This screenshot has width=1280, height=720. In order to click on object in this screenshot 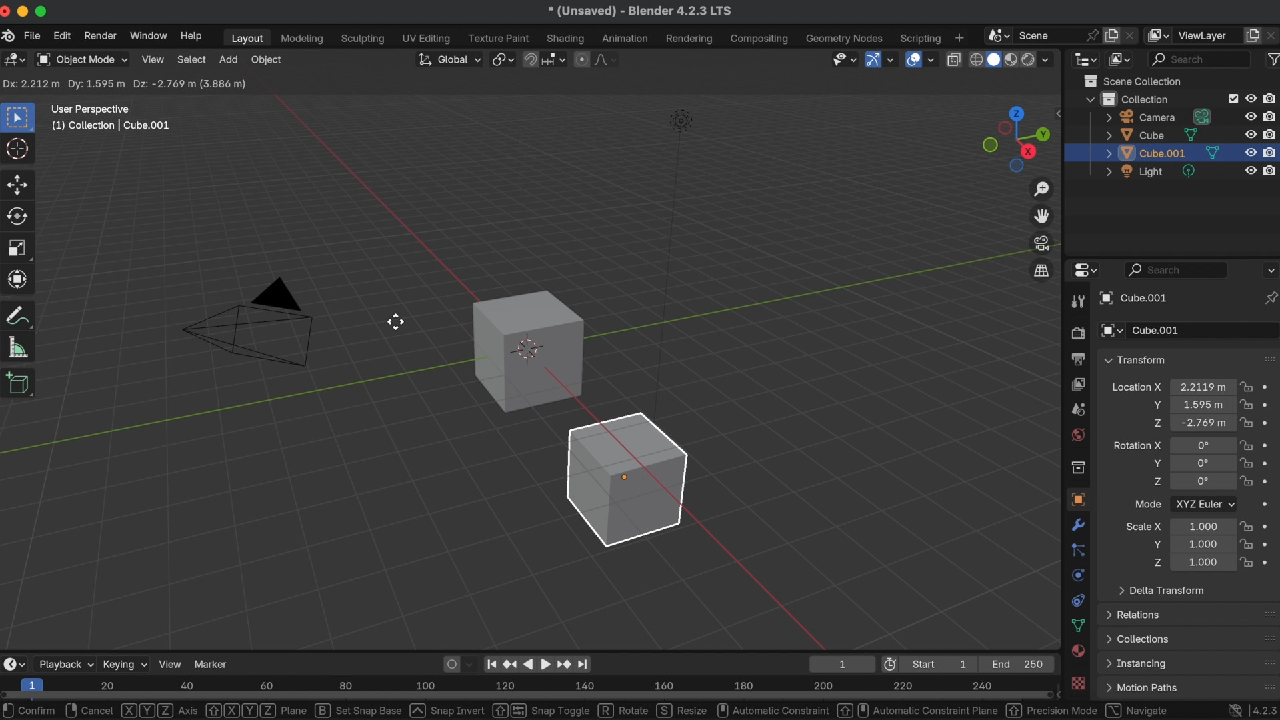, I will do `click(268, 61)`.